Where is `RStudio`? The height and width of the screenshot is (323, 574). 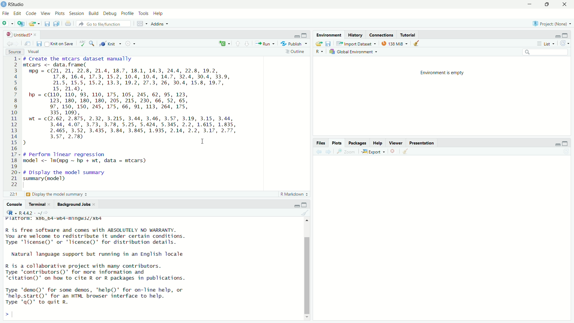 RStudio is located at coordinates (17, 4).